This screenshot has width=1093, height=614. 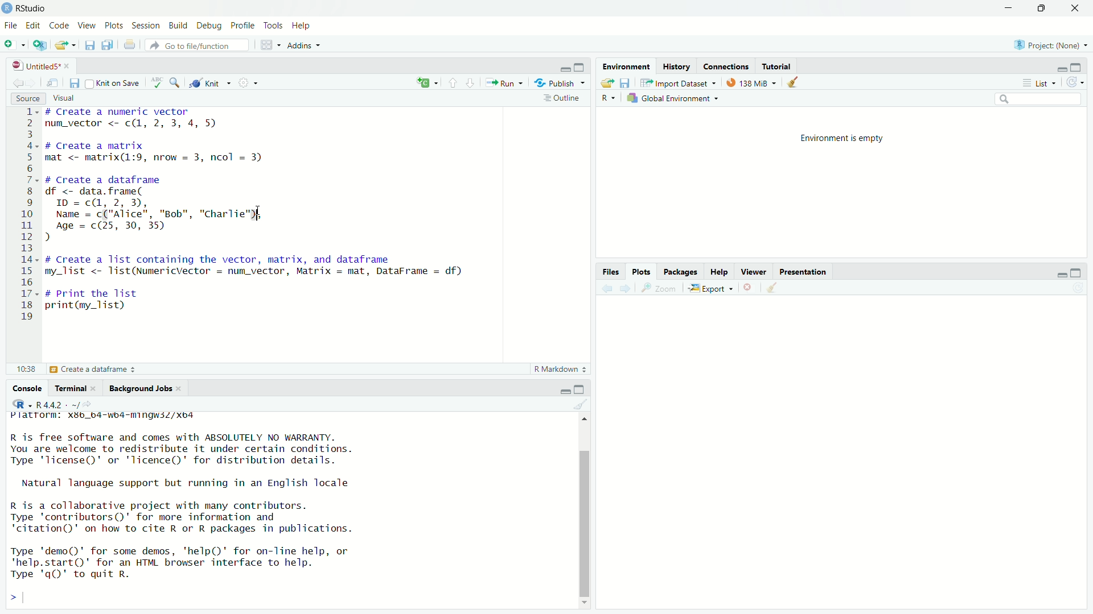 I want to click on Environment is empty, so click(x=845, y=136).